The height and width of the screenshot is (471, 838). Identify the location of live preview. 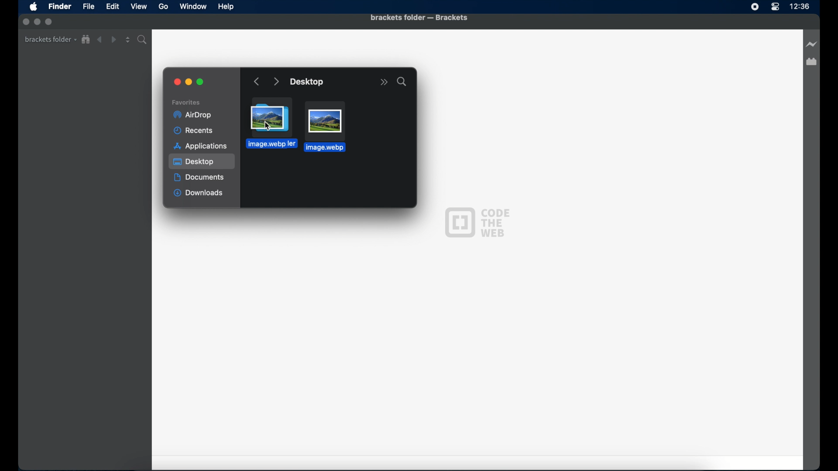
(812, 44).